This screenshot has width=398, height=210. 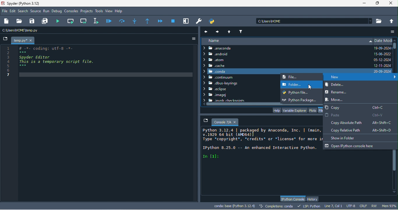 I want to click on search, so click(x=23, y=11).